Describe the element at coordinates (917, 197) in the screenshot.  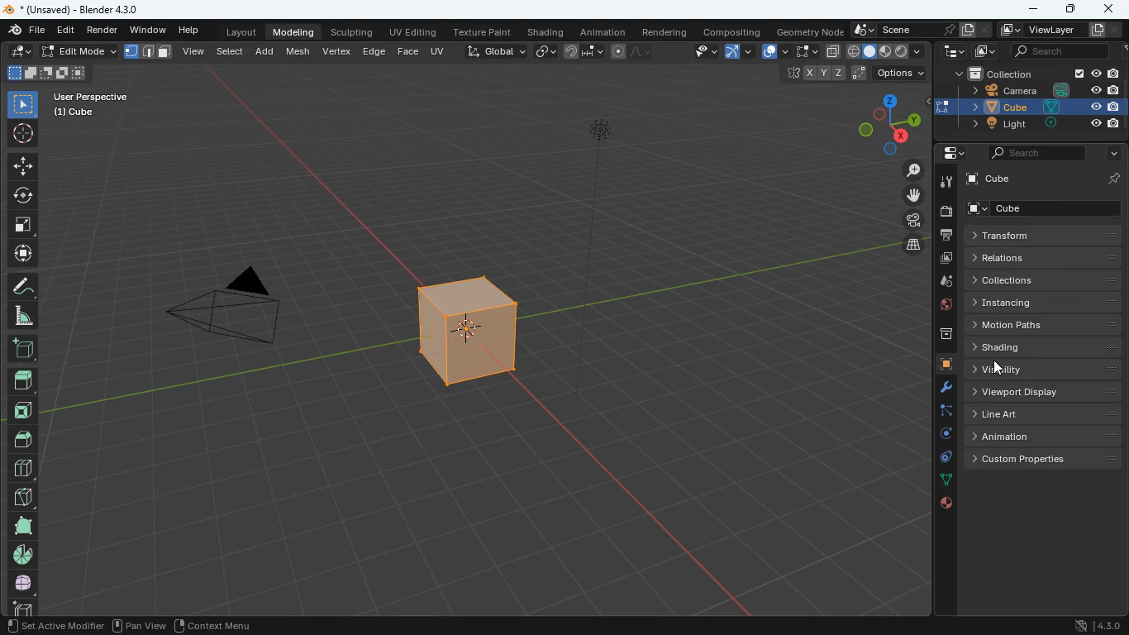
I see `move` at that location.